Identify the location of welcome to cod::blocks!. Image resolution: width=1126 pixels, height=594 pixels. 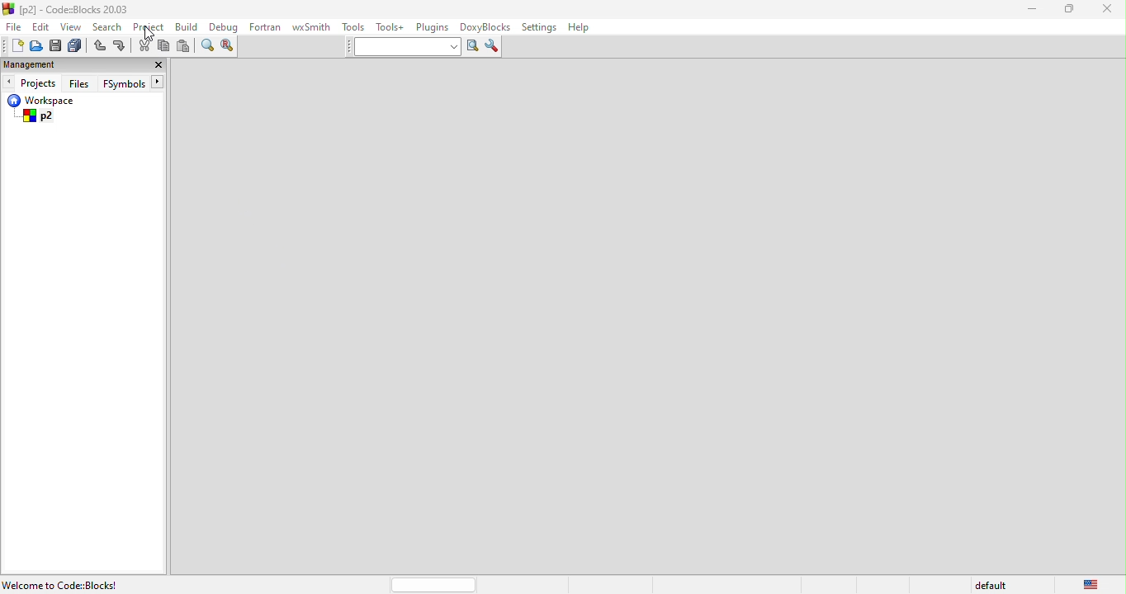
(81, 585).